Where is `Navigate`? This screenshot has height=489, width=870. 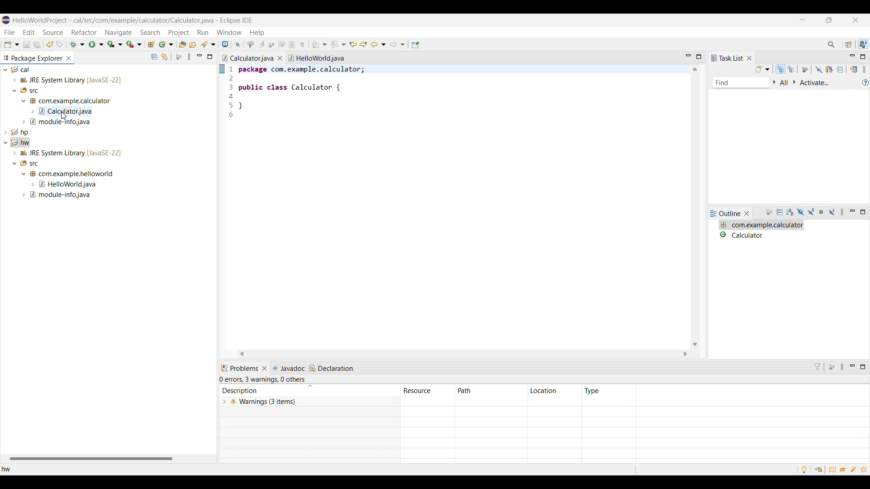 Navigate is located at coordinates (119, 33).